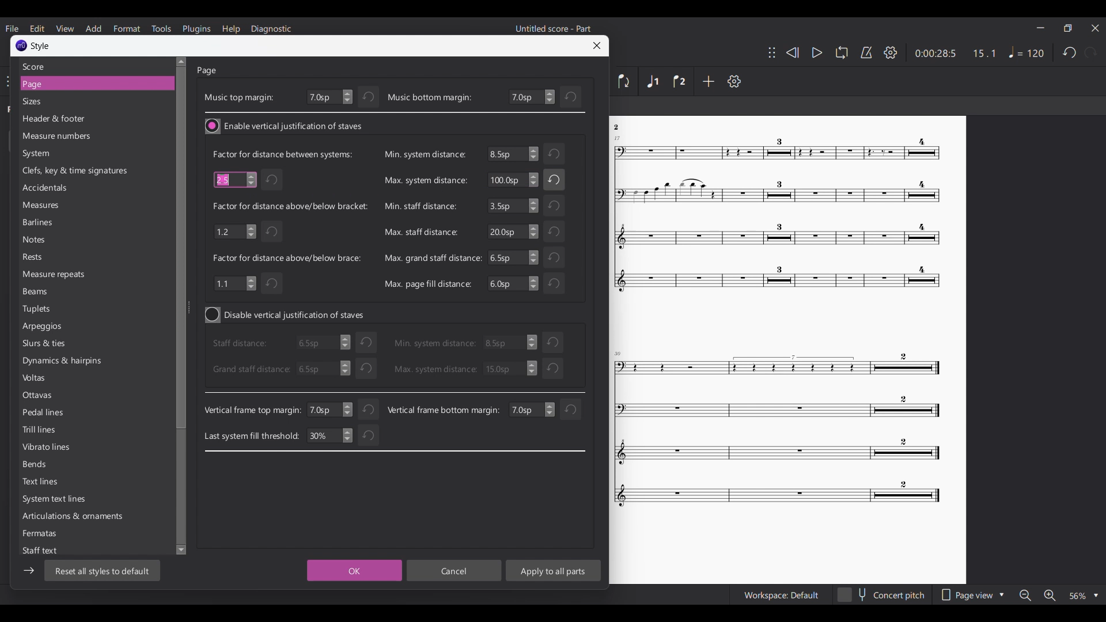  What do you see at coordinates (250, 369) in the screenshot?
I see `Grand staff distance` at bounding box center [250, 369].